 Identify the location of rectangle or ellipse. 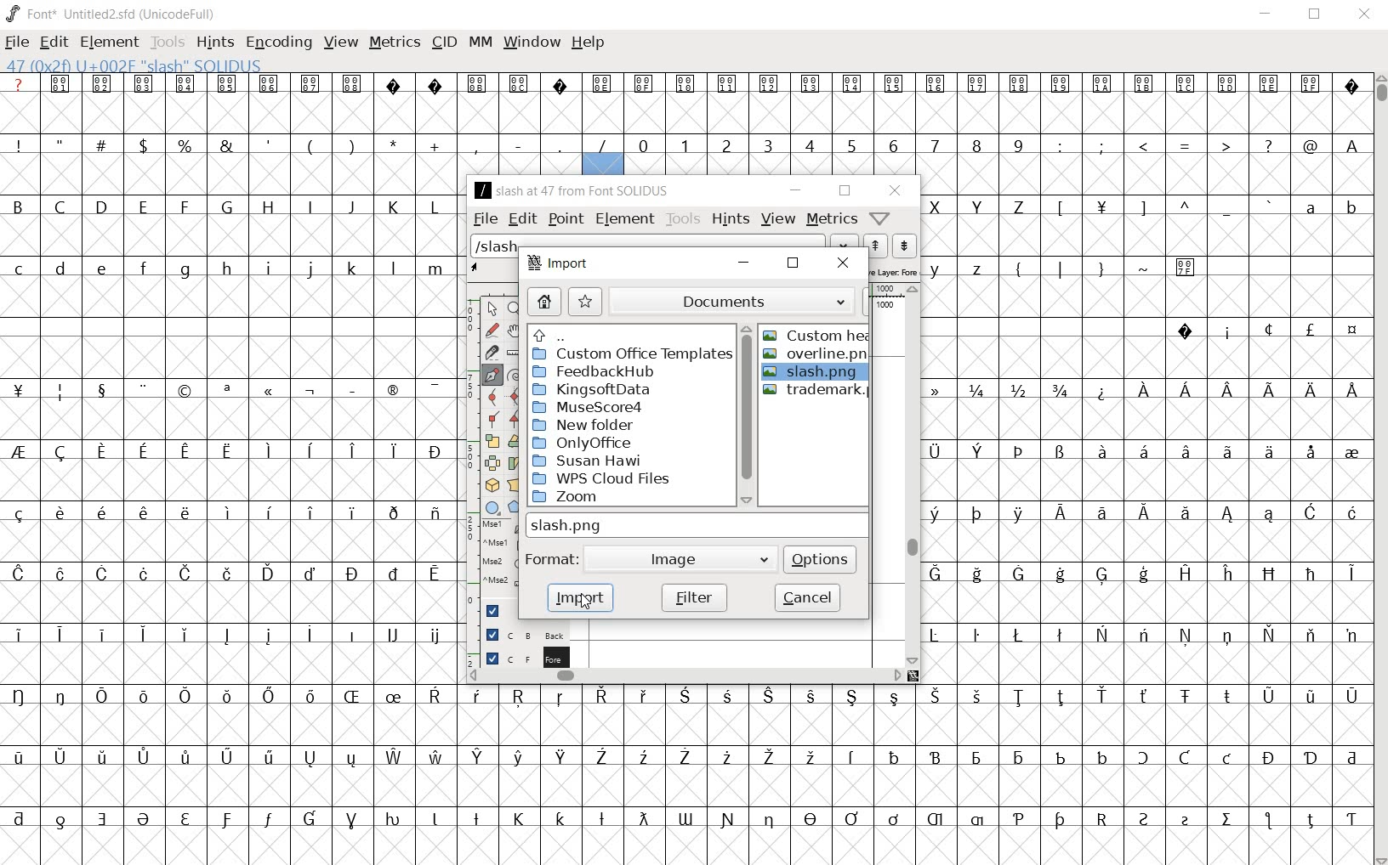
(492, 509).